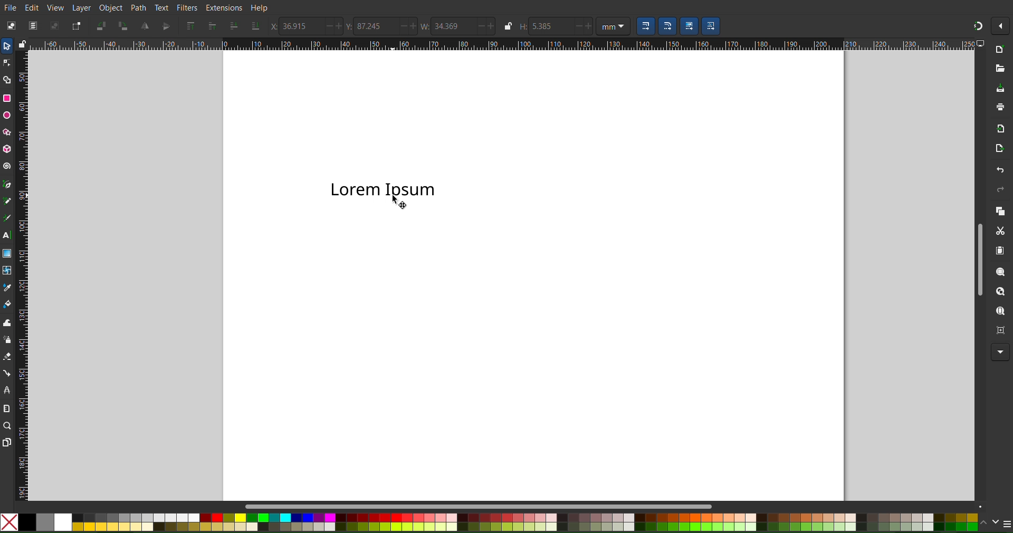 The image size is (1013, 533). Describe the element at coordinates (997, 272) in the screenshot. I see `Zoom Selection` at that location.